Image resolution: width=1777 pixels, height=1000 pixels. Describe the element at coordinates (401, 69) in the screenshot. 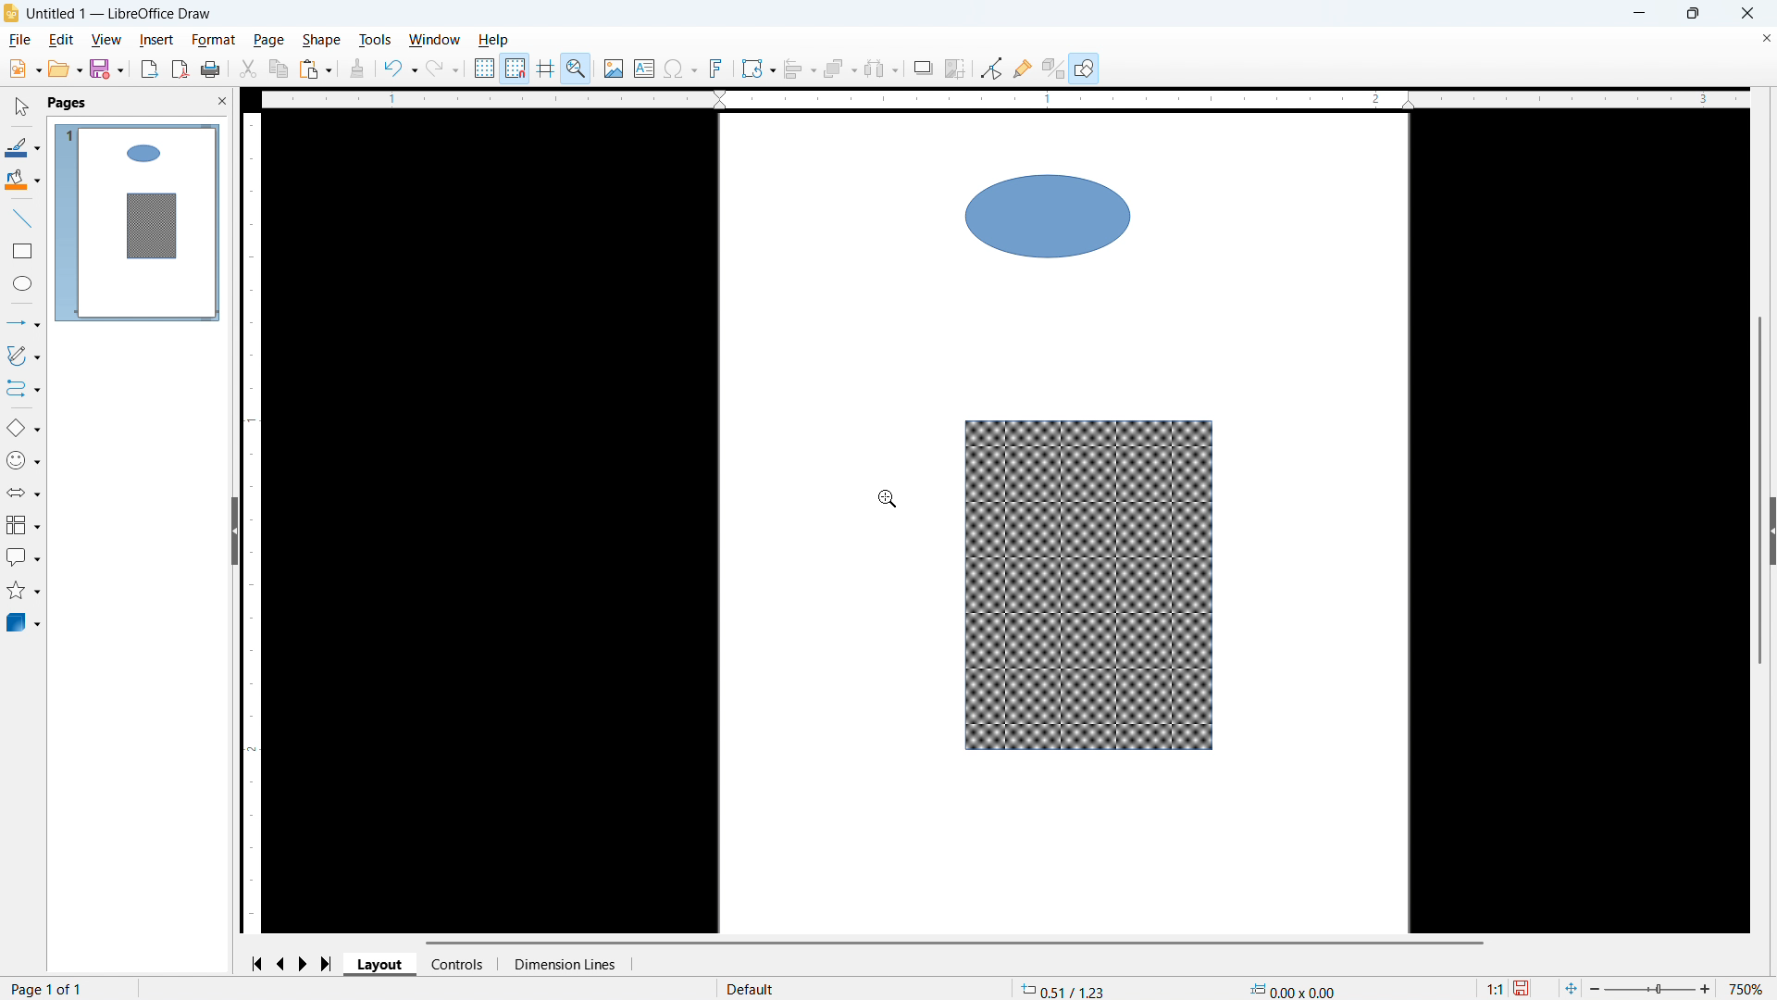

I see `Undo ` at that location.